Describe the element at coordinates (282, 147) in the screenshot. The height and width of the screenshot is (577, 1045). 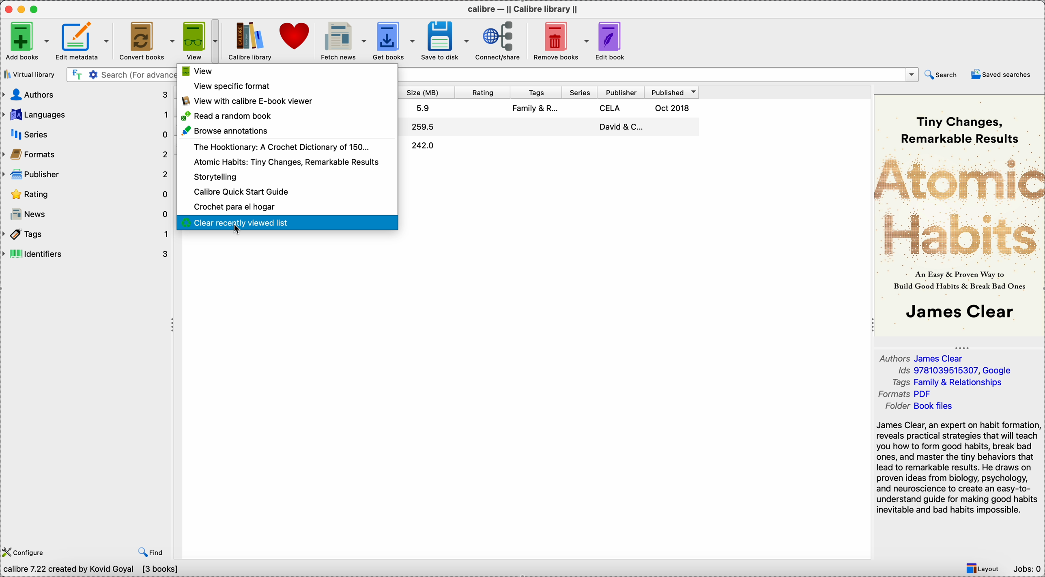
I see `The Hooktionary: A Crochet Dictionary of 150...` at that location.